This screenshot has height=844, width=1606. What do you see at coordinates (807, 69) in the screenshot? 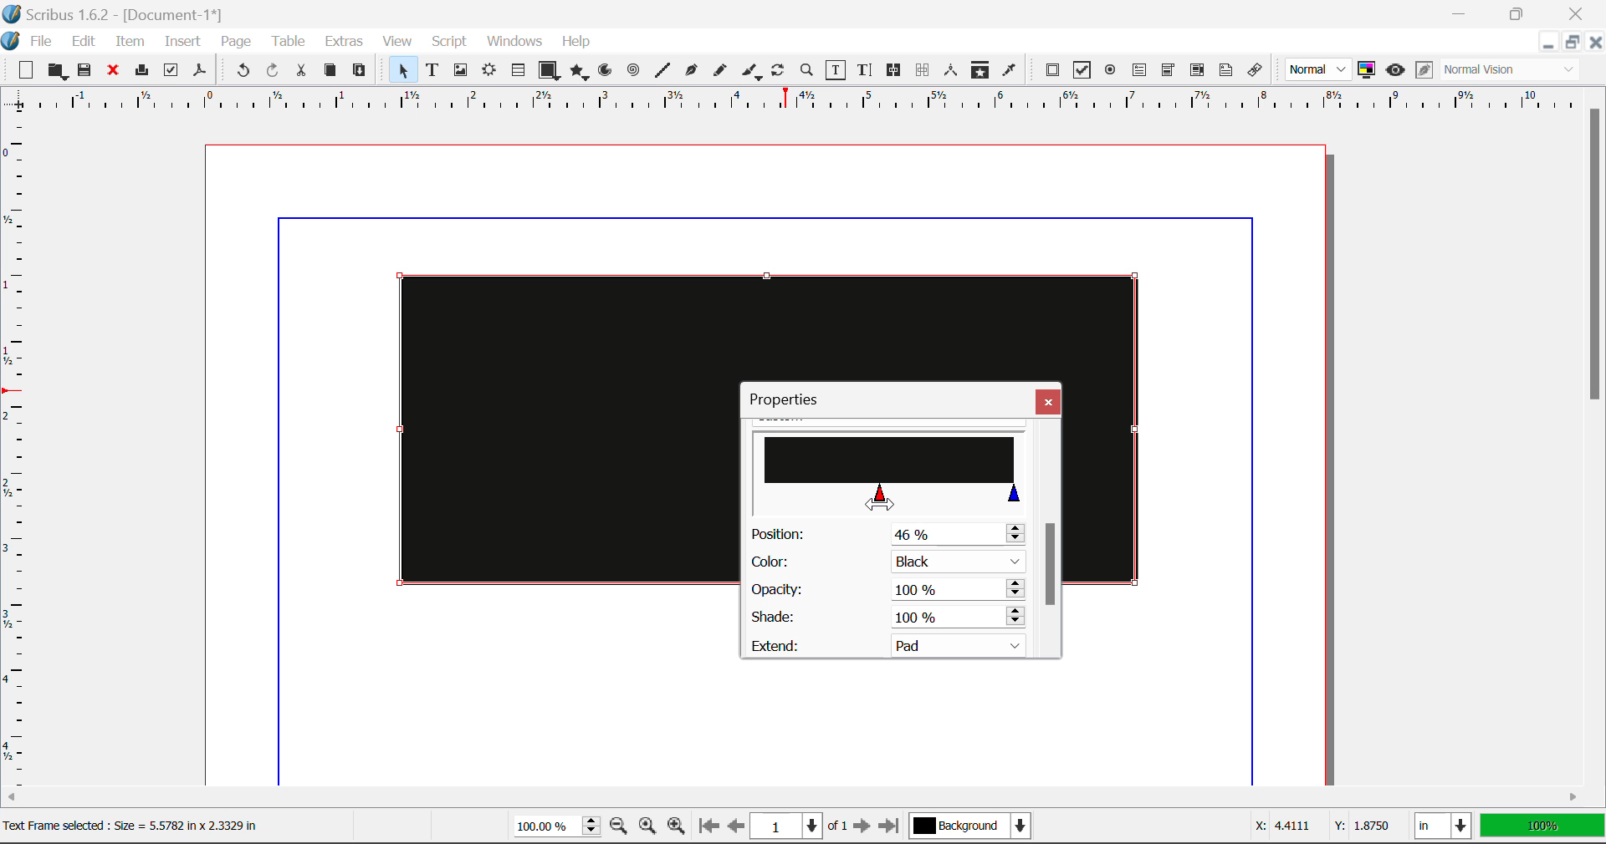
I see `Zoom` at bounding box center [807, 69].